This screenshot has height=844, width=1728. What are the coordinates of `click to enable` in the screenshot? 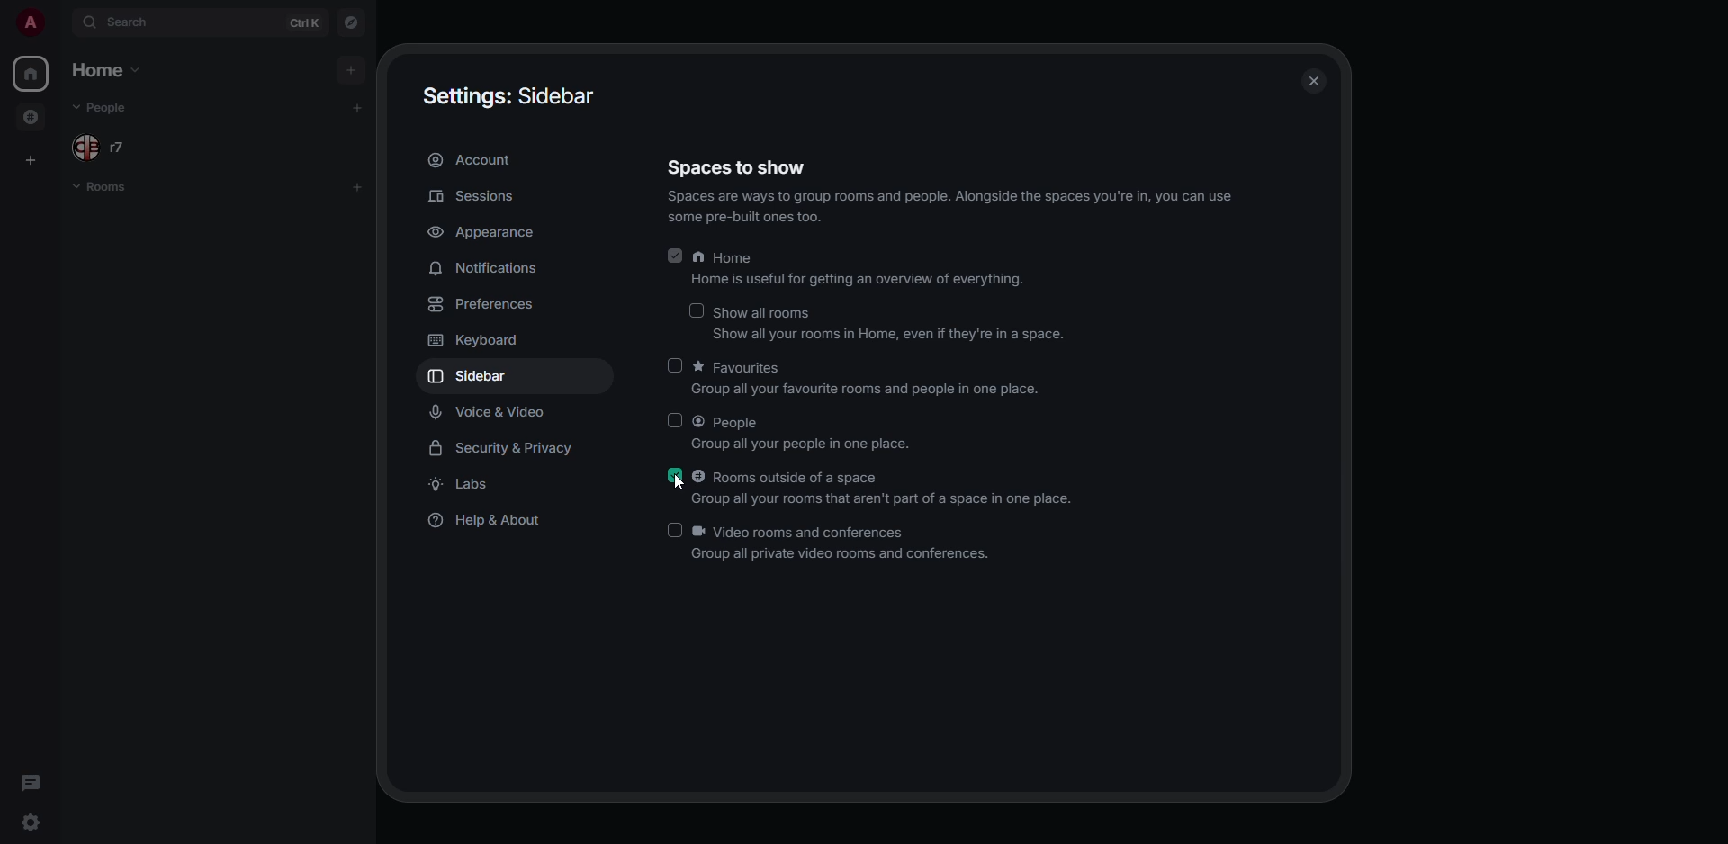 It's located at (693, 310).